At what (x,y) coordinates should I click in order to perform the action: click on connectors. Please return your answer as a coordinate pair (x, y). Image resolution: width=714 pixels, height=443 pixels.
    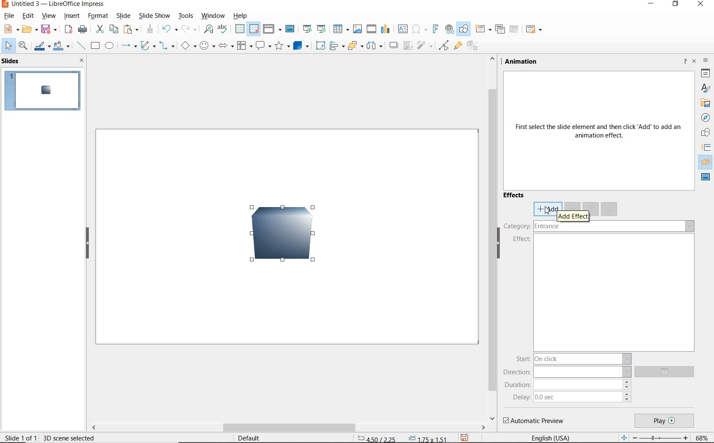
    Looking at the image, I should click on (167, 47).